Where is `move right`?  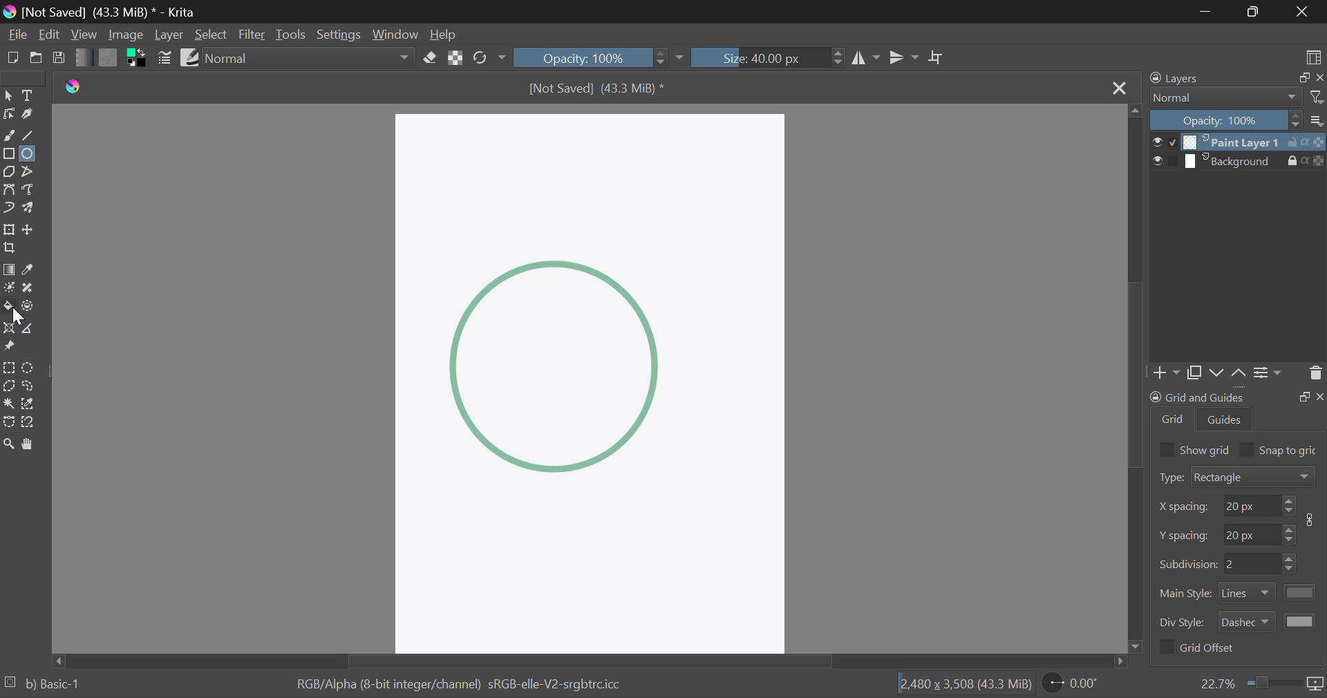 move right is located at coordinates (1122, 661).